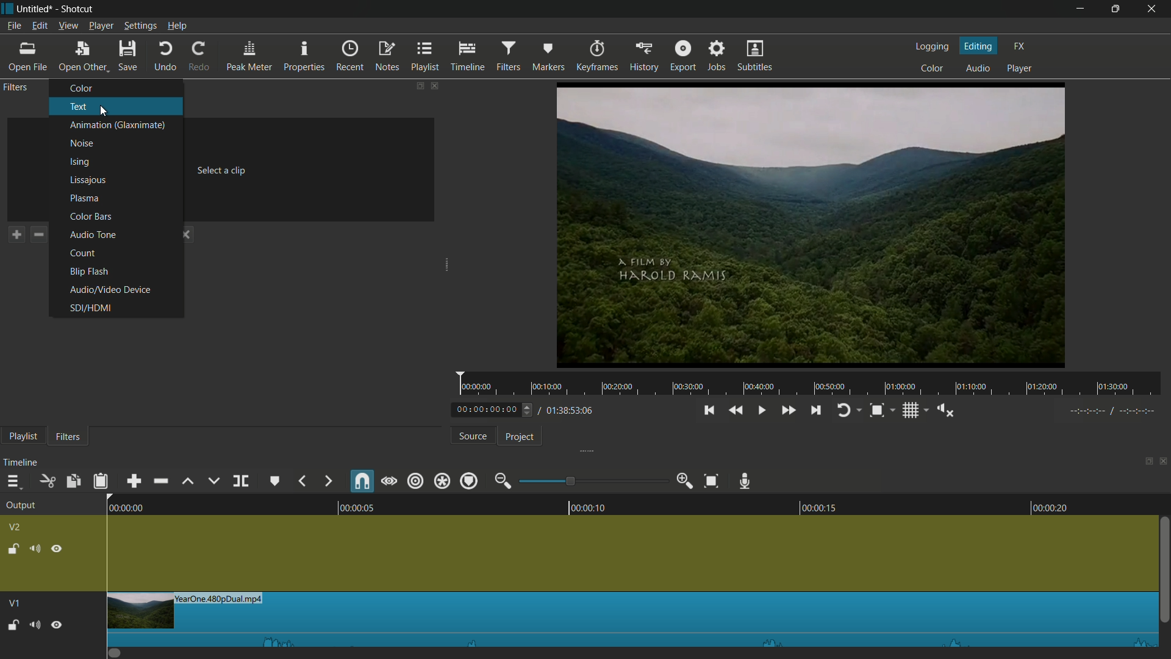  What do you see at coordinates (101, 26) in the screenshot?
I see `player menu` at bounding box center [101, 26].